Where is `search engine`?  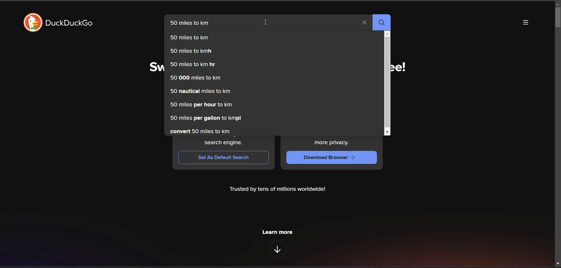
search engine is located at coordinates (221, 143).